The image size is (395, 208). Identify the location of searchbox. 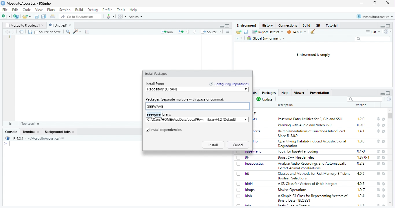
(373, 39).